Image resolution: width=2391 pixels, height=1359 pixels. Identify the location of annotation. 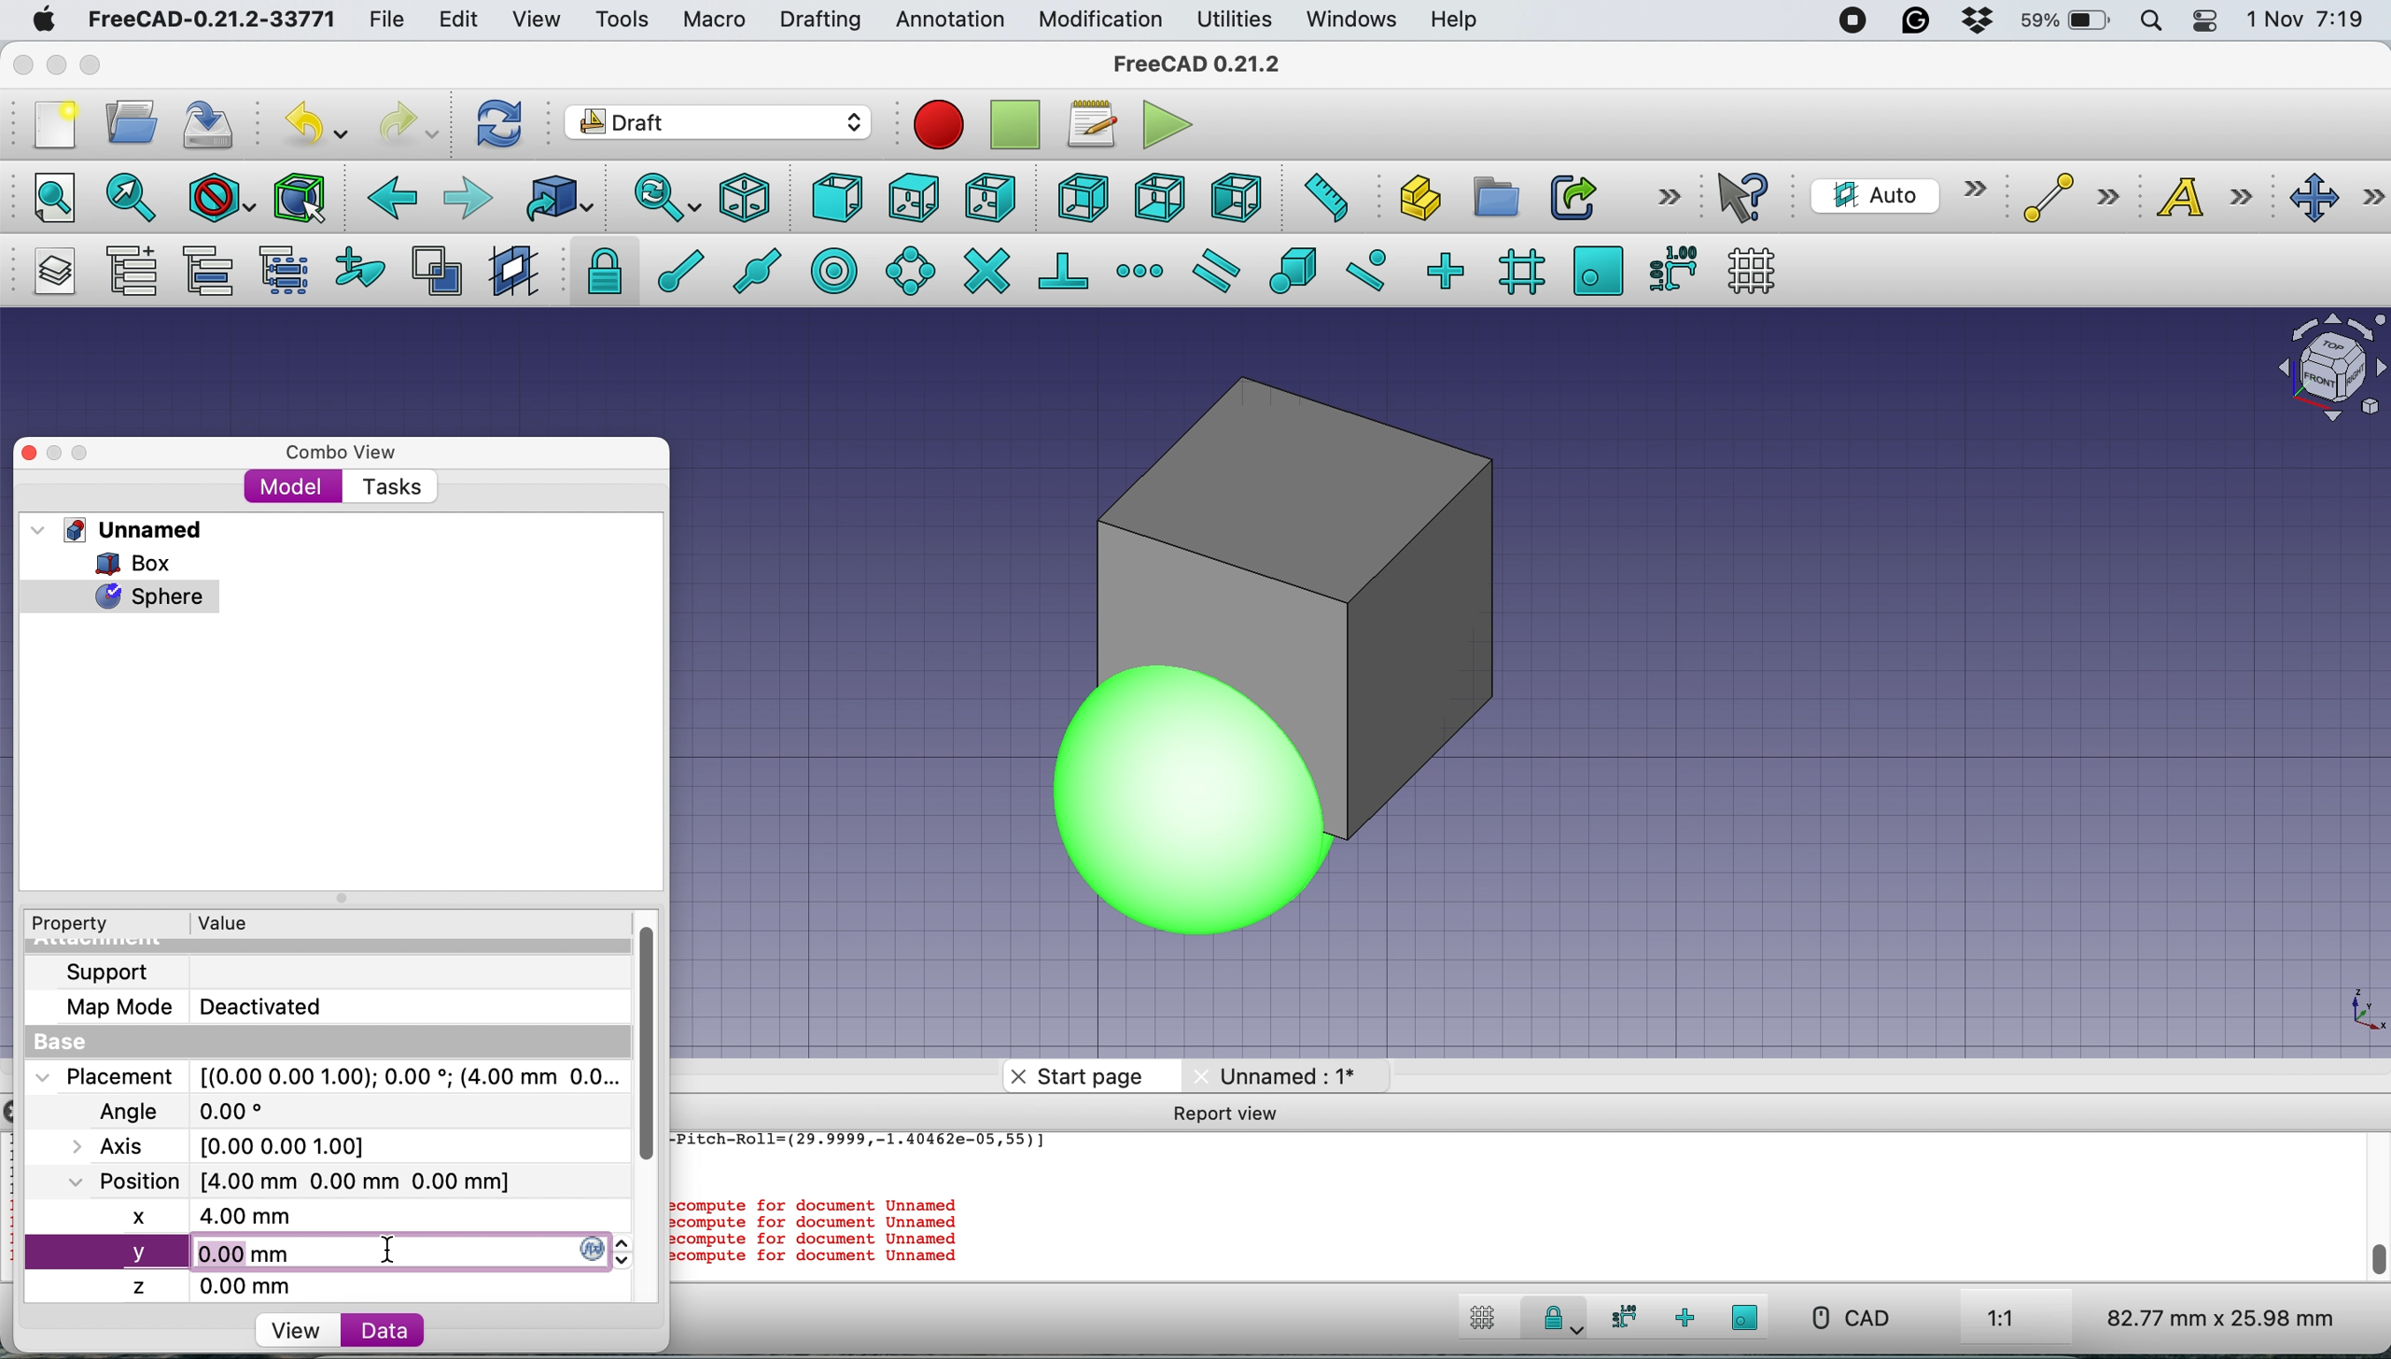
(945, 20).